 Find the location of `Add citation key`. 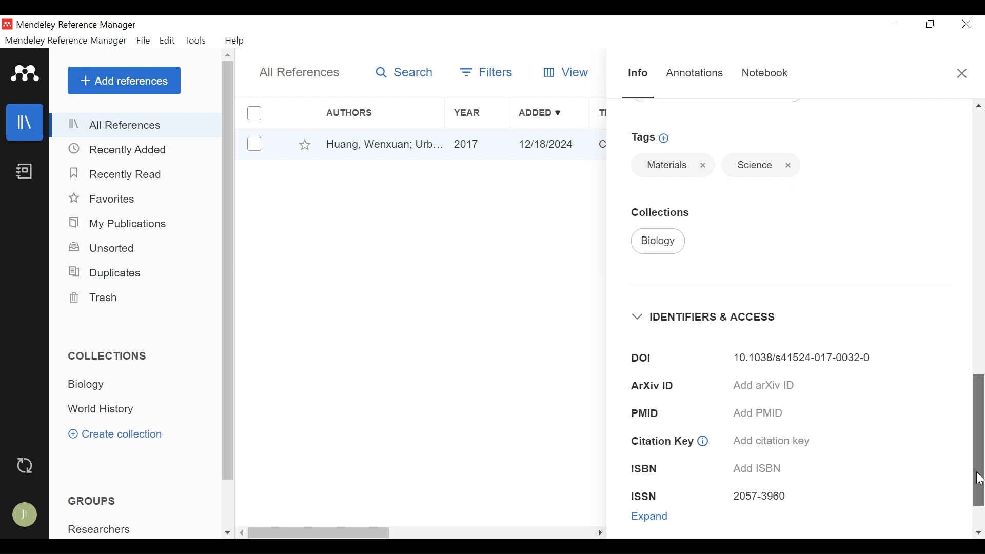

Add citation key is located at coordinates (772, 441).